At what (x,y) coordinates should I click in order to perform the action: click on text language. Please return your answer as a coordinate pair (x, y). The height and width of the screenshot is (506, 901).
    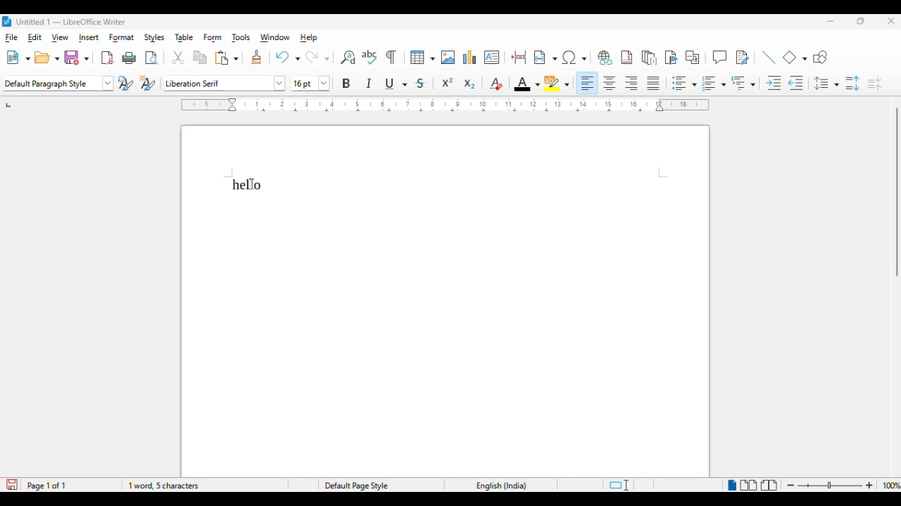
    Looking at the image, I should click on (503, 486).